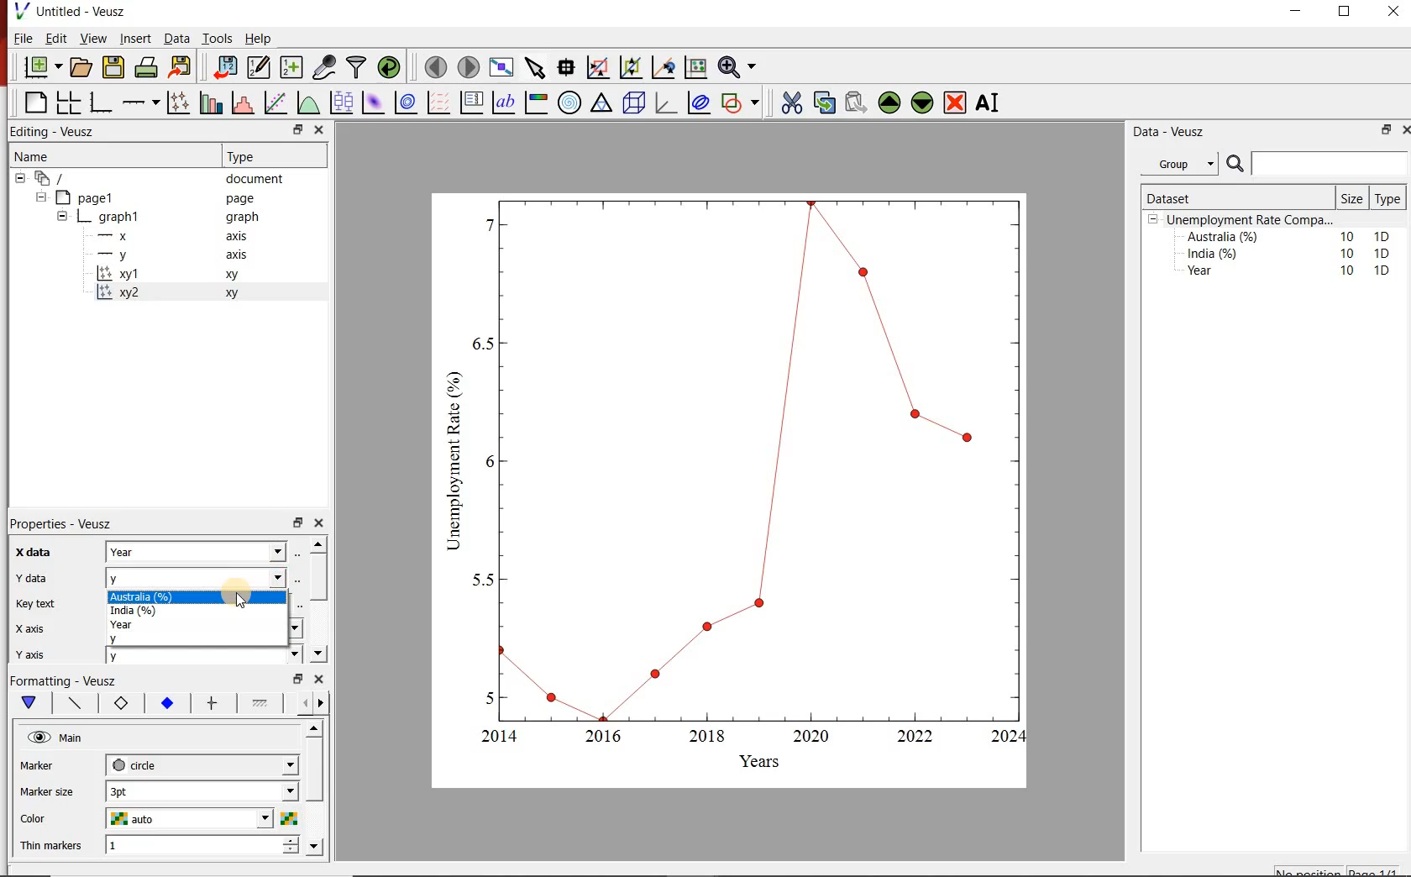 This screenshot has width=1411, height=877. Describe the element at coordinates (259, 39) in the screenshot. I see `Help` at that location.